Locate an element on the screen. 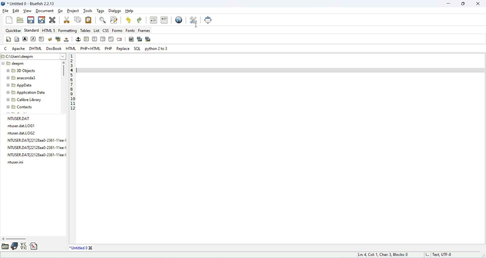 Image resolution: width=486 pixels, height=258 pixels. minimize is located at coordinates (449, 4).